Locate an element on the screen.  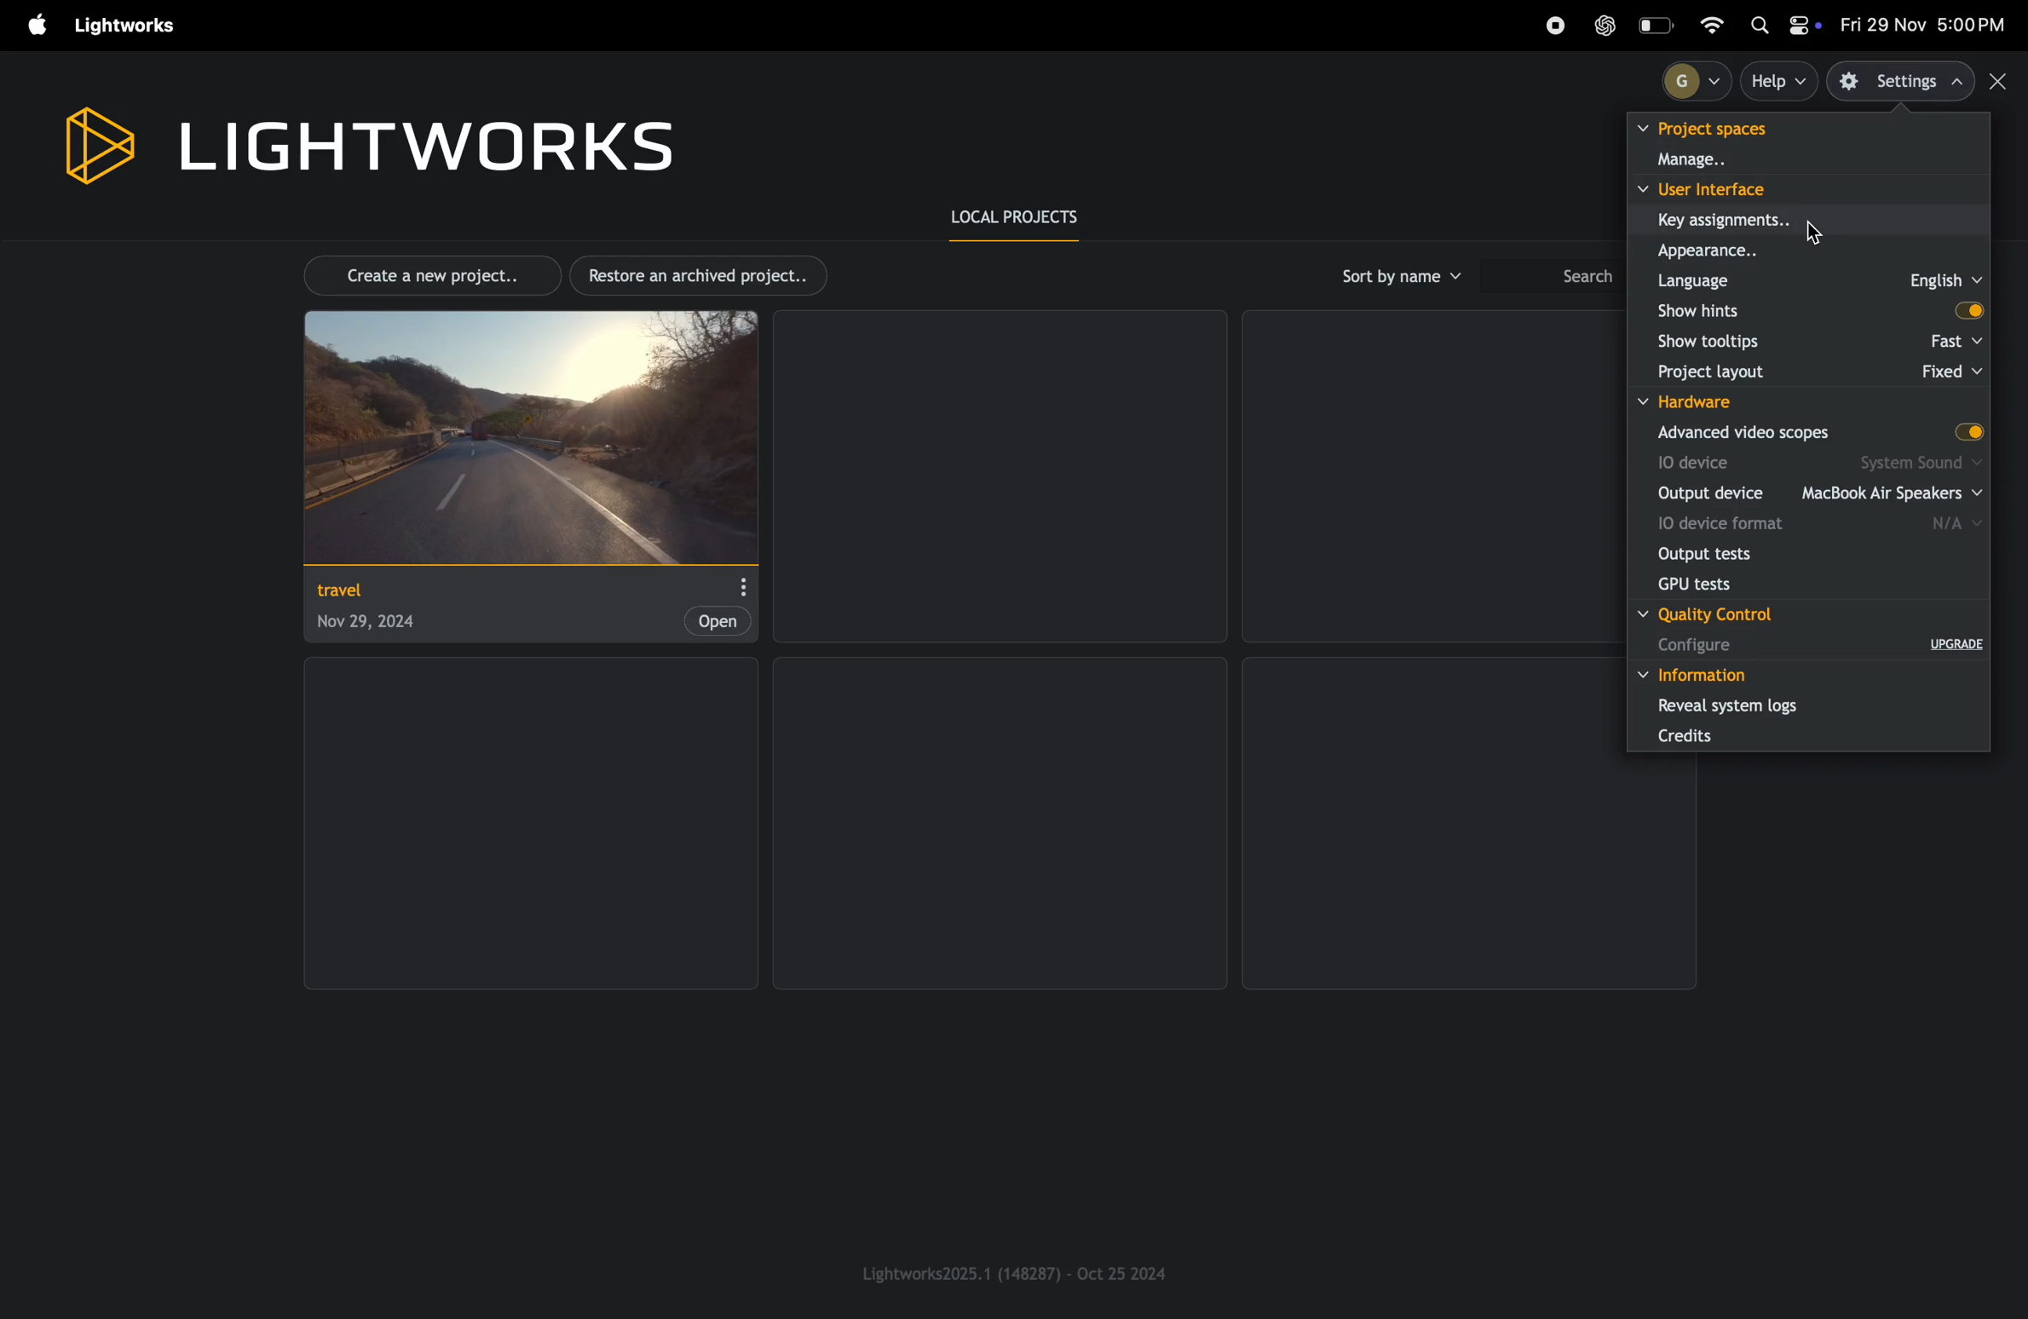
user interface is located at coordinates (1738, 190).